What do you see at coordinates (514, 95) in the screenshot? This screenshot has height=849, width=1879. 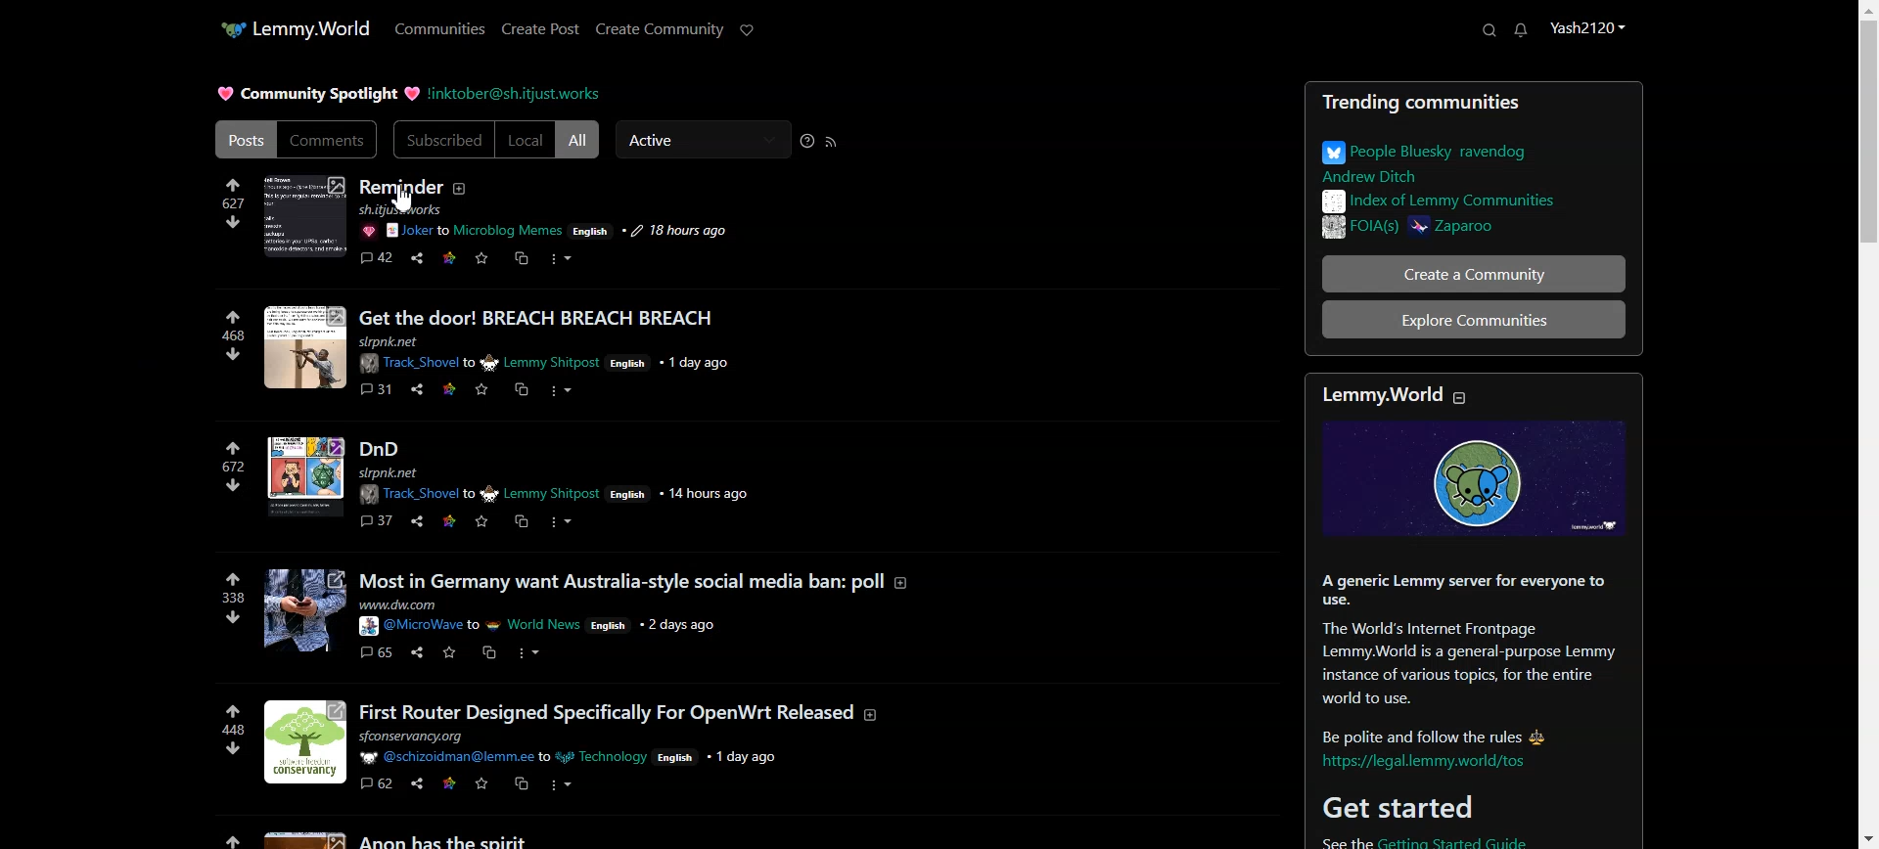 I see `Hyperlink` at bounding box center [514, 95].